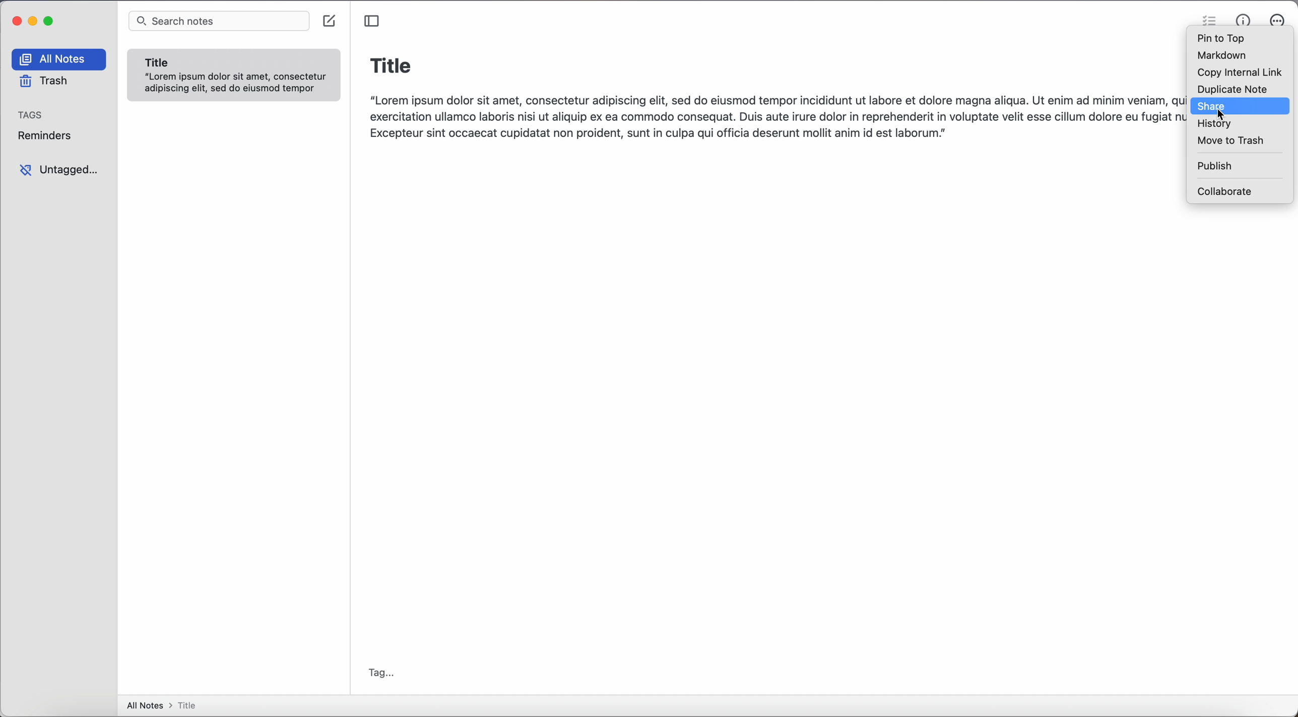 This screenshot has height=717, width=1298. Describe the element at coordinates (1214, 124) in the screenshot. I see `history` at that location.